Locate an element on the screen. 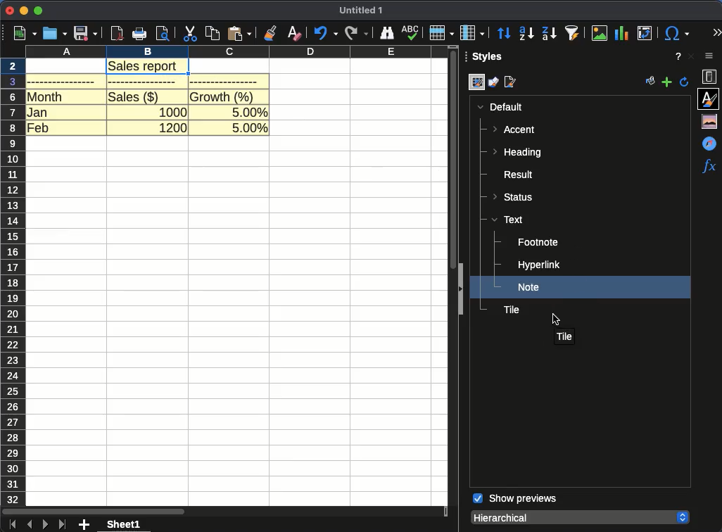  5.00% is located at coordinates (250, 129).